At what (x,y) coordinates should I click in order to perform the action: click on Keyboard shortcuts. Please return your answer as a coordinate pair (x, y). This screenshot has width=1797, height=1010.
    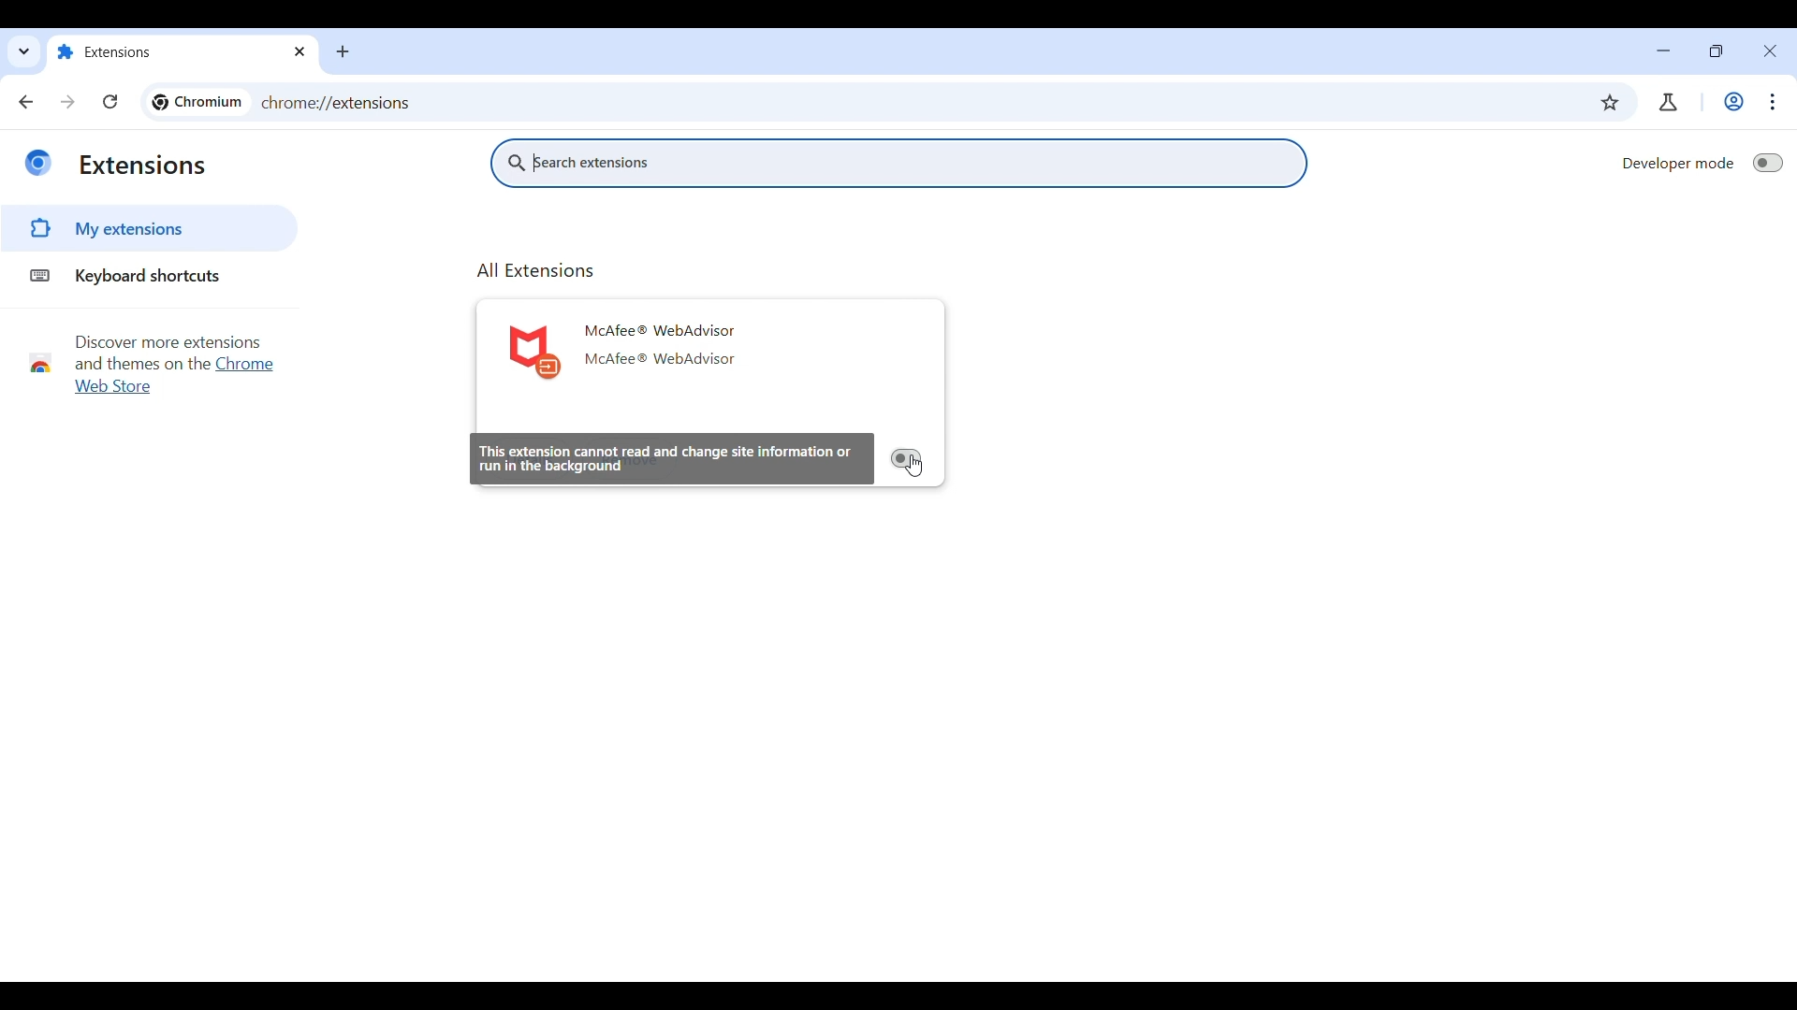
    Looking at the image, I should click on (130, 276).